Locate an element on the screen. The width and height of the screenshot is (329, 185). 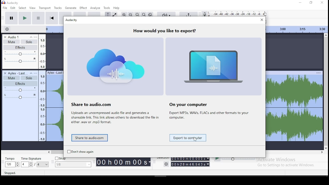
envelope tool is located at coordinates (114, 14).